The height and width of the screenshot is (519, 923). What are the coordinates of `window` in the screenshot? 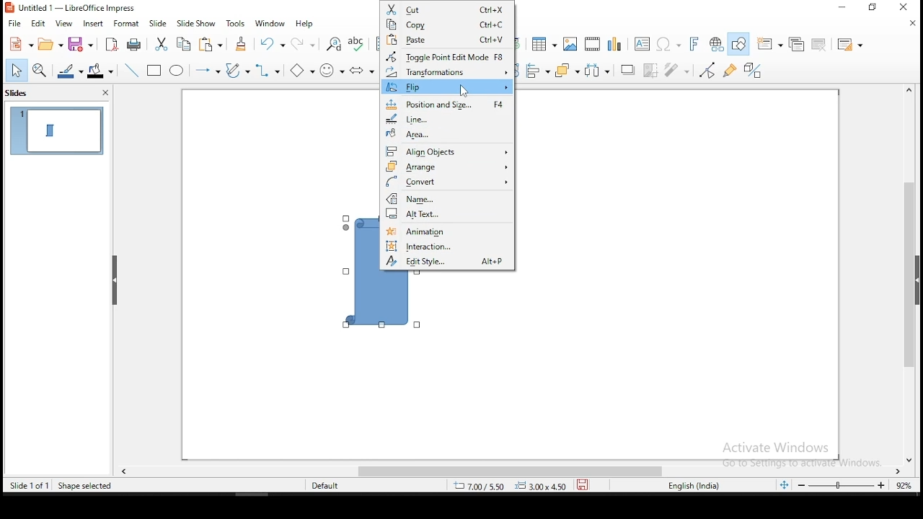 It's located at (270, 23).